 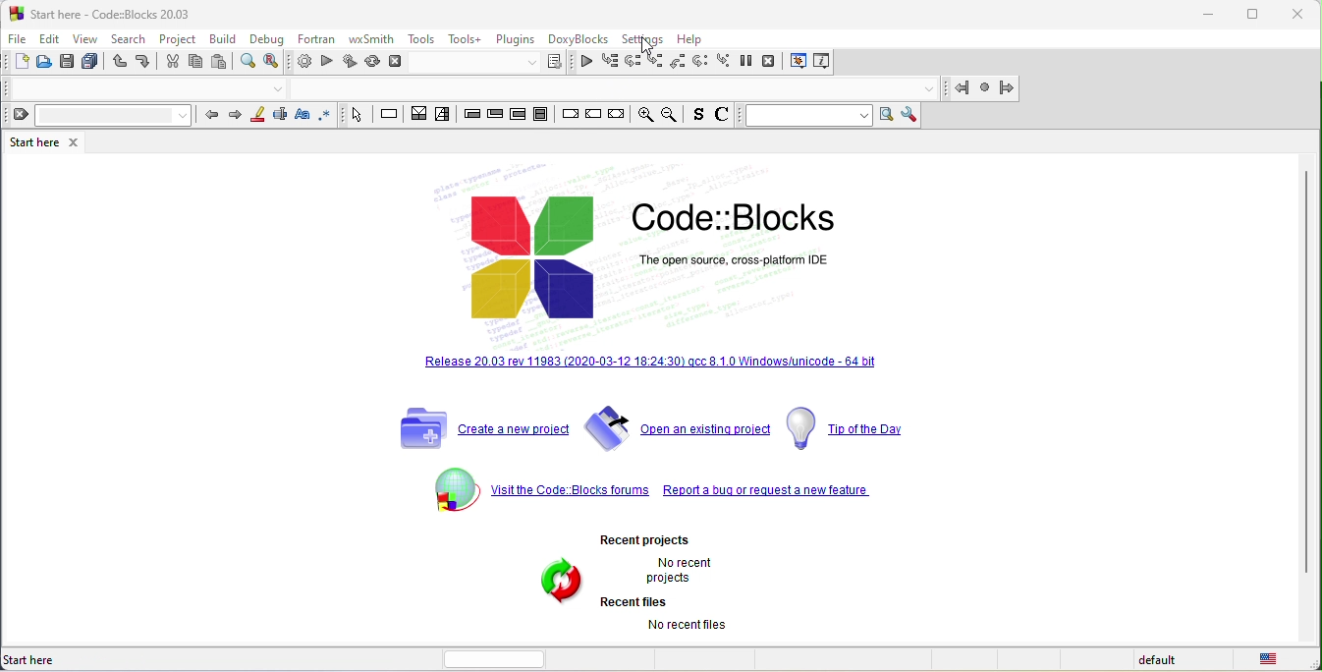 What do you see at coordinates (656, 50) in the screenshot?
I see `cursor` at bounding box center [656, 50].